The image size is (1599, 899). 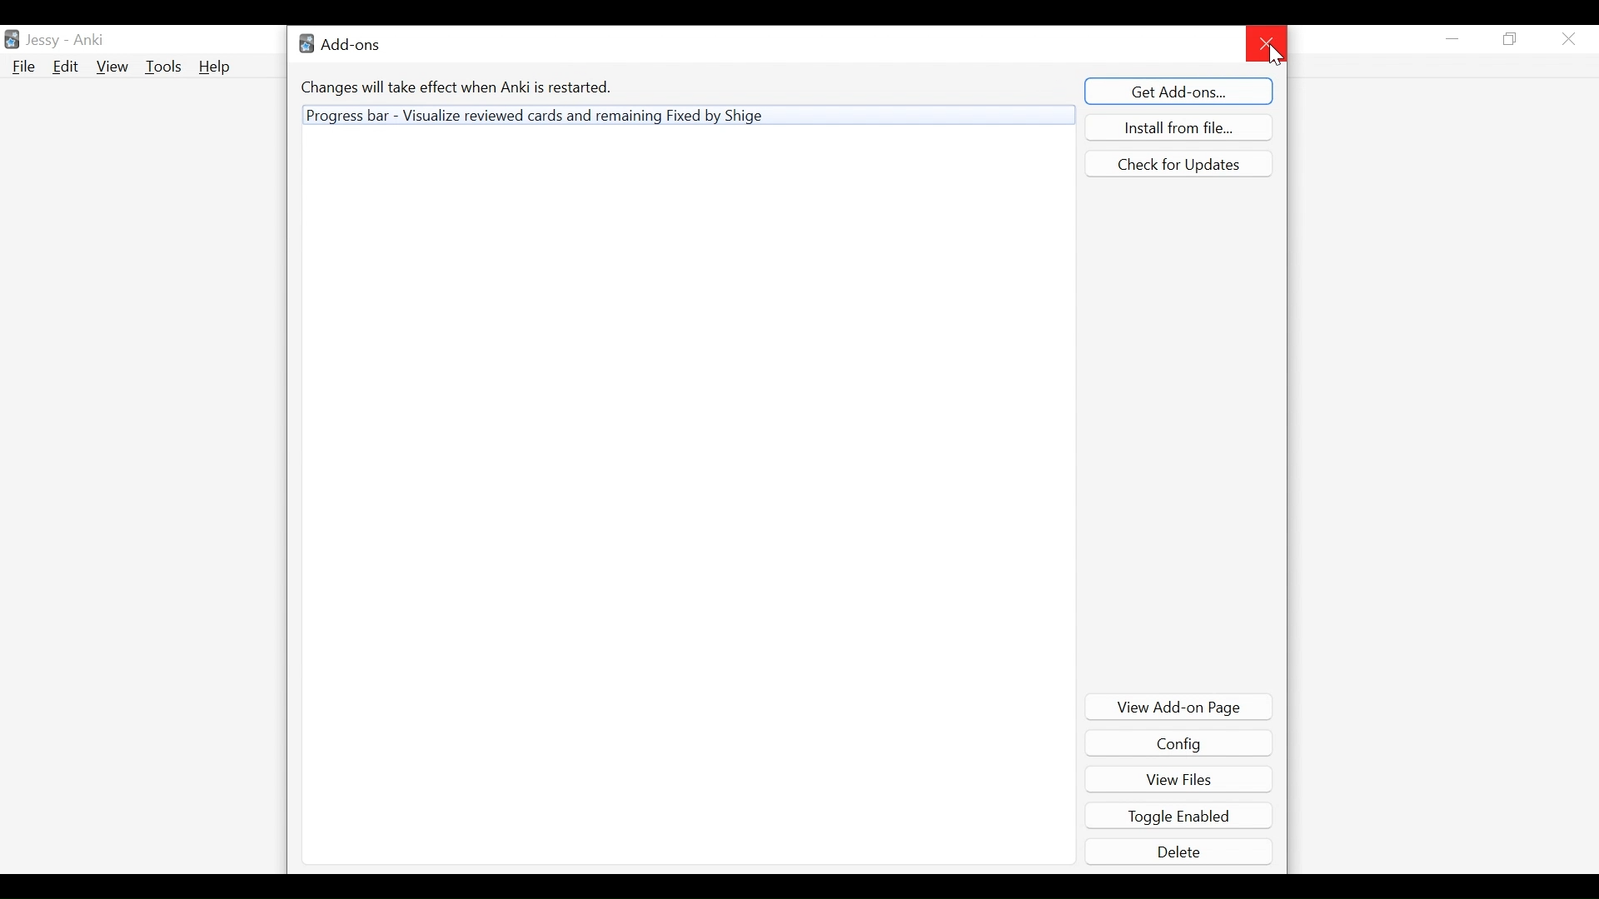 What do you see at coordinates (1178, 777) in the screenshot?
I see `View Files` at bounding box center [1178, 777].